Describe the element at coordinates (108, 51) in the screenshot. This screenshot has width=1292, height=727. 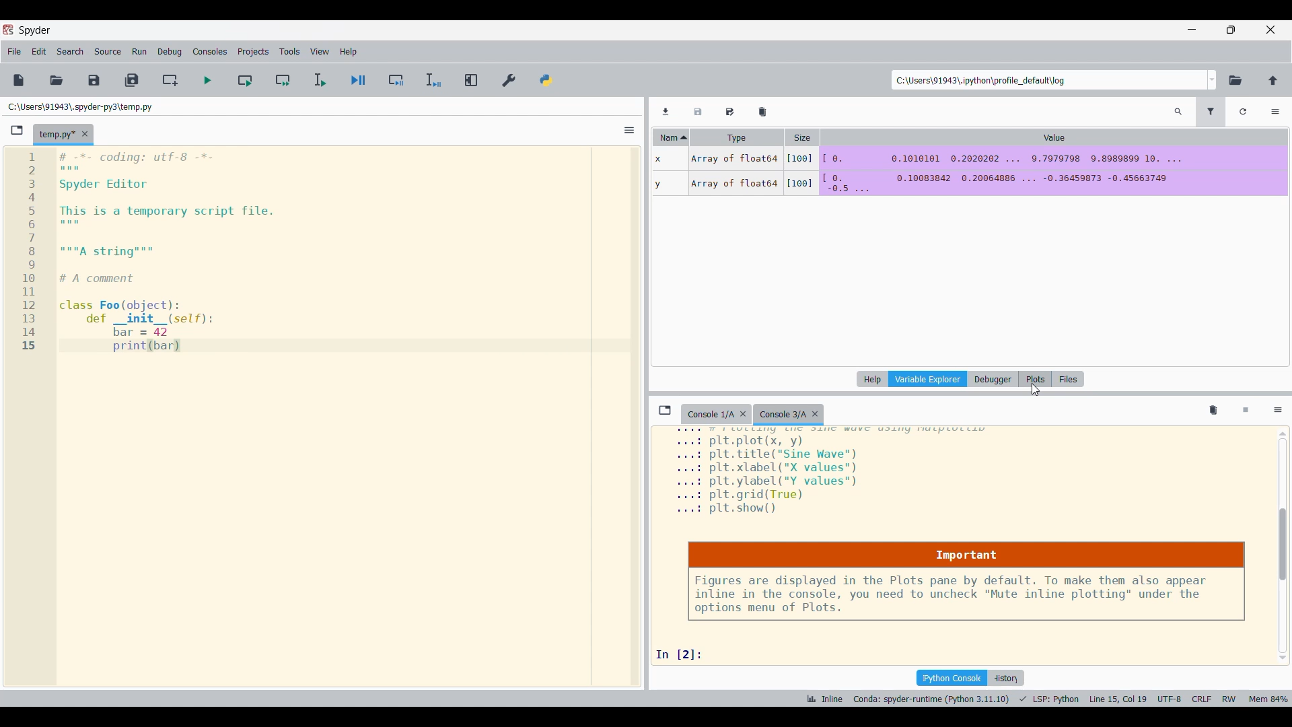
I see `Source menu` at that location.